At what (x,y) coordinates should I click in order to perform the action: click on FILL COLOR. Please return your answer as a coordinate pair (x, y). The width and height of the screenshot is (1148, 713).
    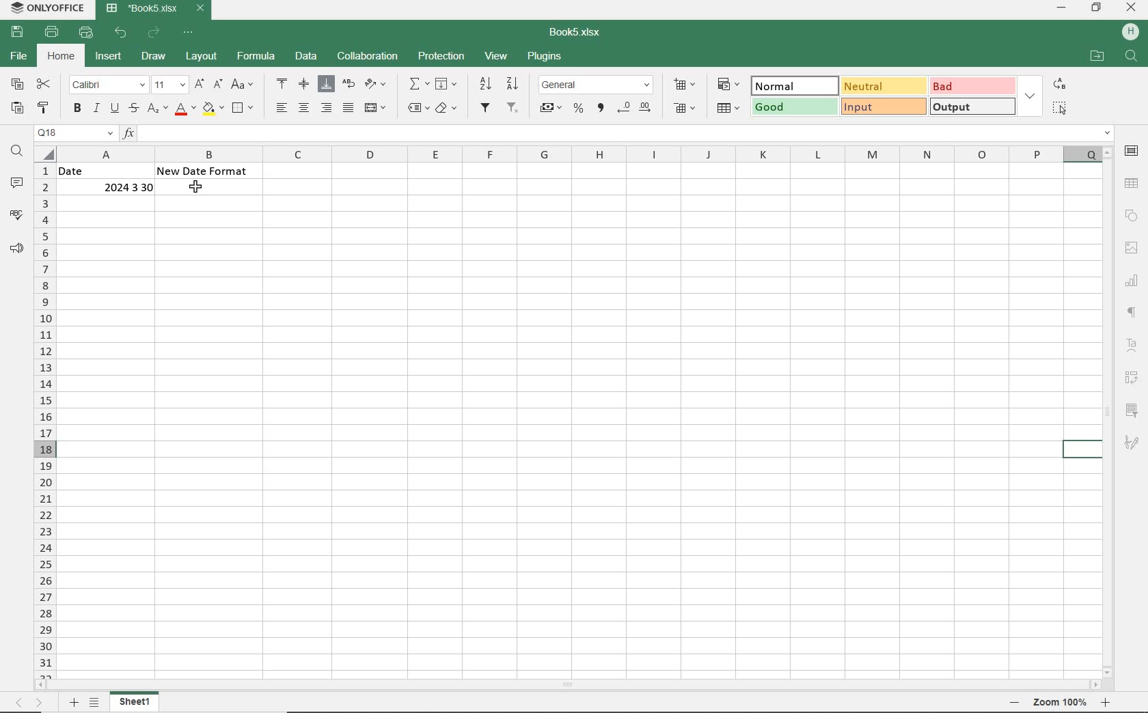
    Looking at the image, I should click on (213, 109).